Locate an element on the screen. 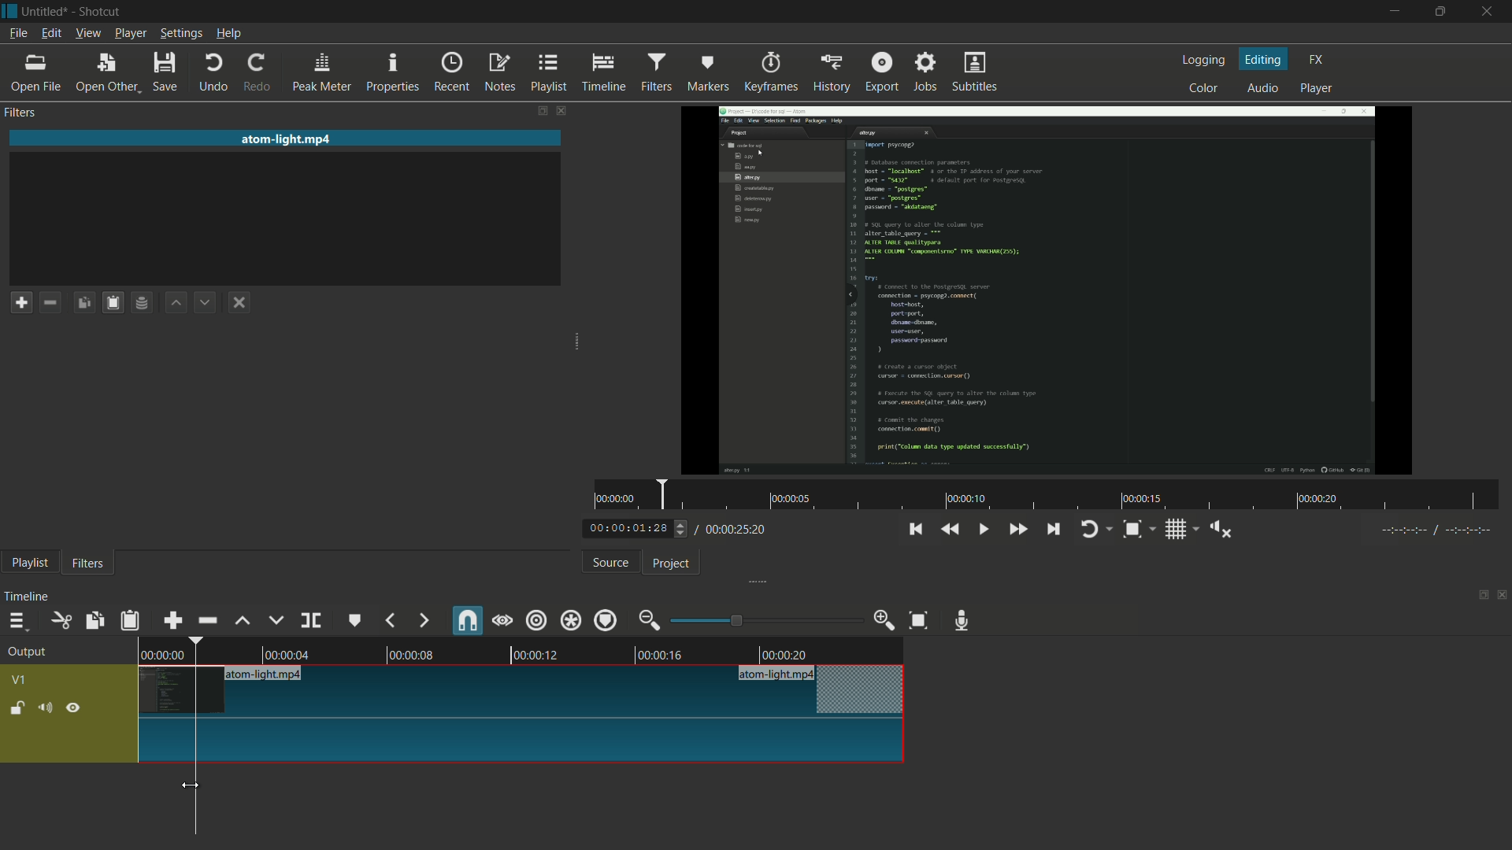 This screenshot has width=1512, height=850. remove a filter is located at coordinates (54, 301).